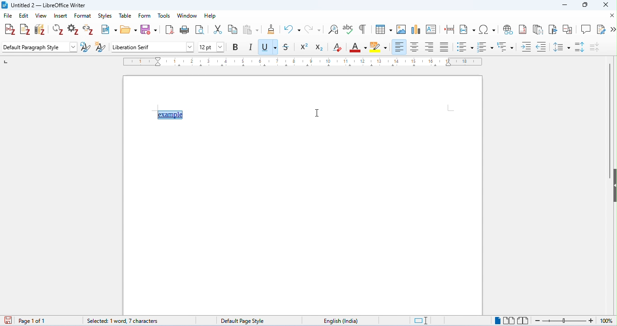 The height and width of the screenshot is (326, 617). What do you see at coordinates (233, 29) in the screenshot?
I see `copy` at bounding box center [233, 29].